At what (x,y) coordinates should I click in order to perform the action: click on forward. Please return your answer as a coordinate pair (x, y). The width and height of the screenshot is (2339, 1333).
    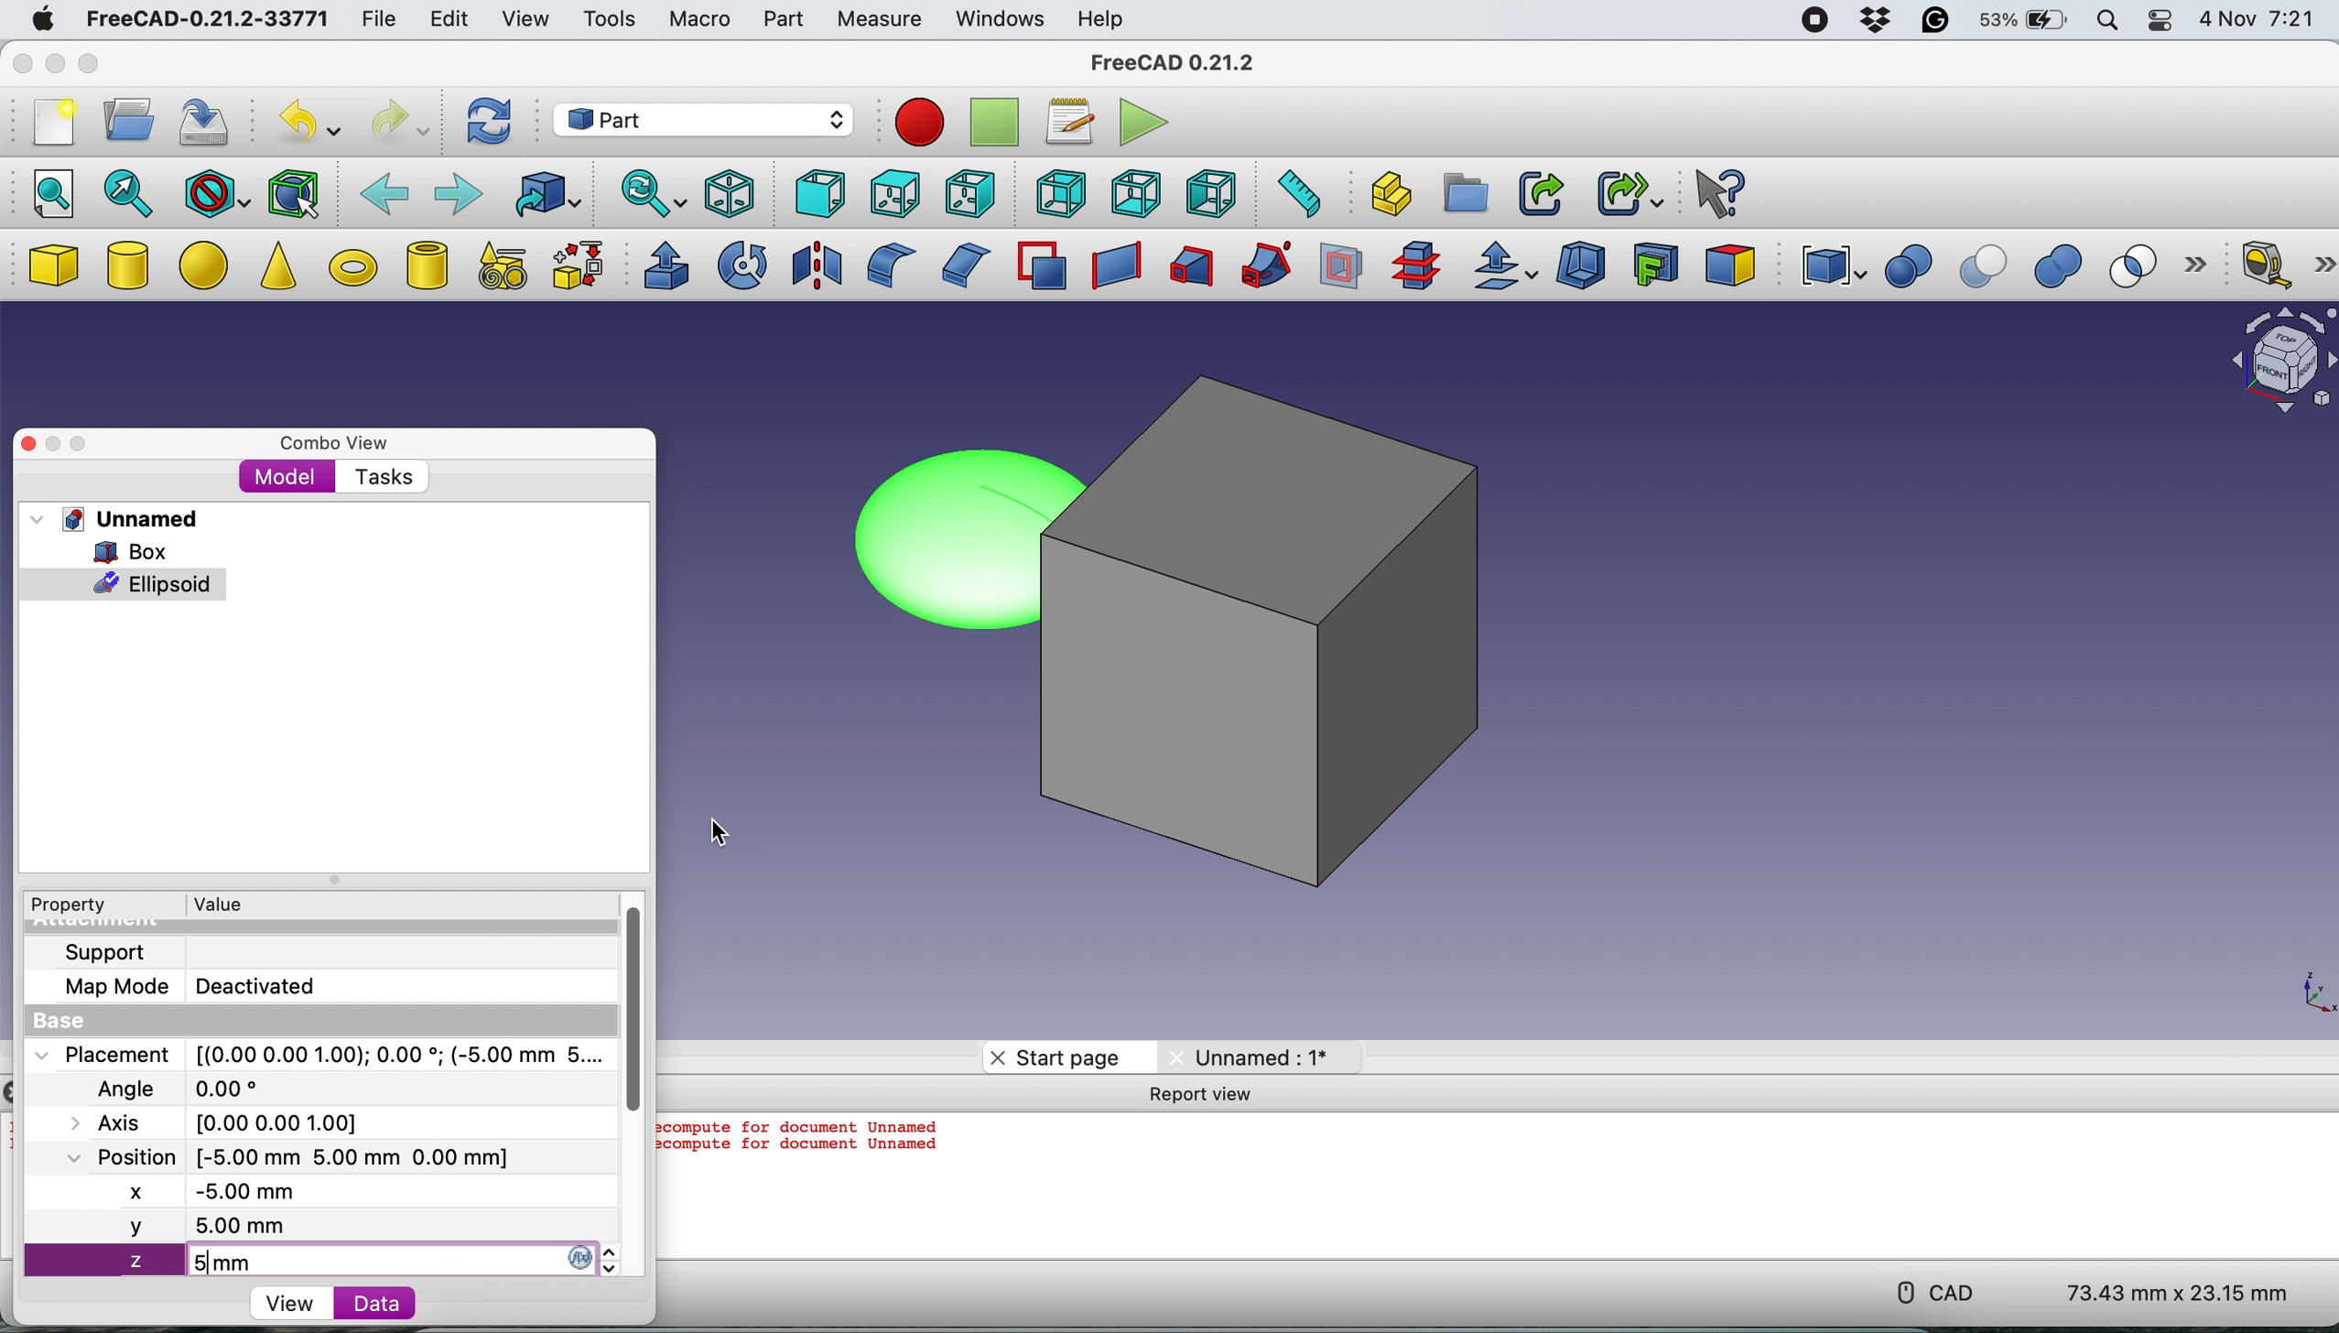
    Looking at the image, I should click on (456, 191).